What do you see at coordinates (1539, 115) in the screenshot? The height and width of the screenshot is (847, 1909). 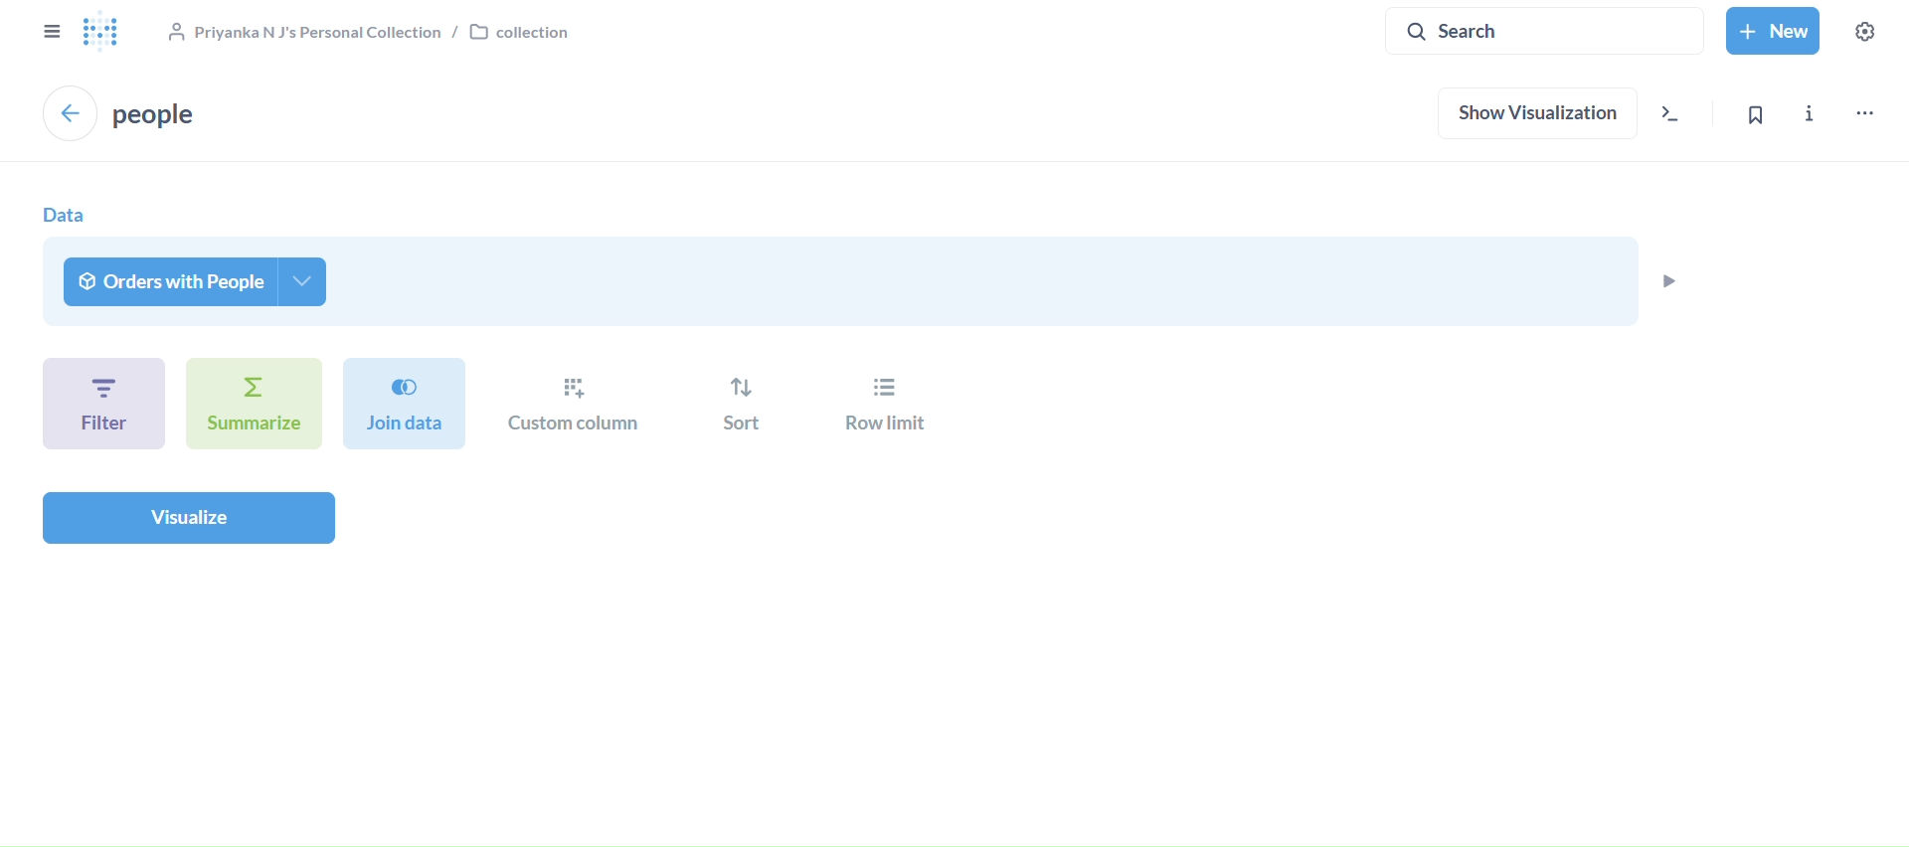 I see `show visualization` at bounding box center [1539, 115].